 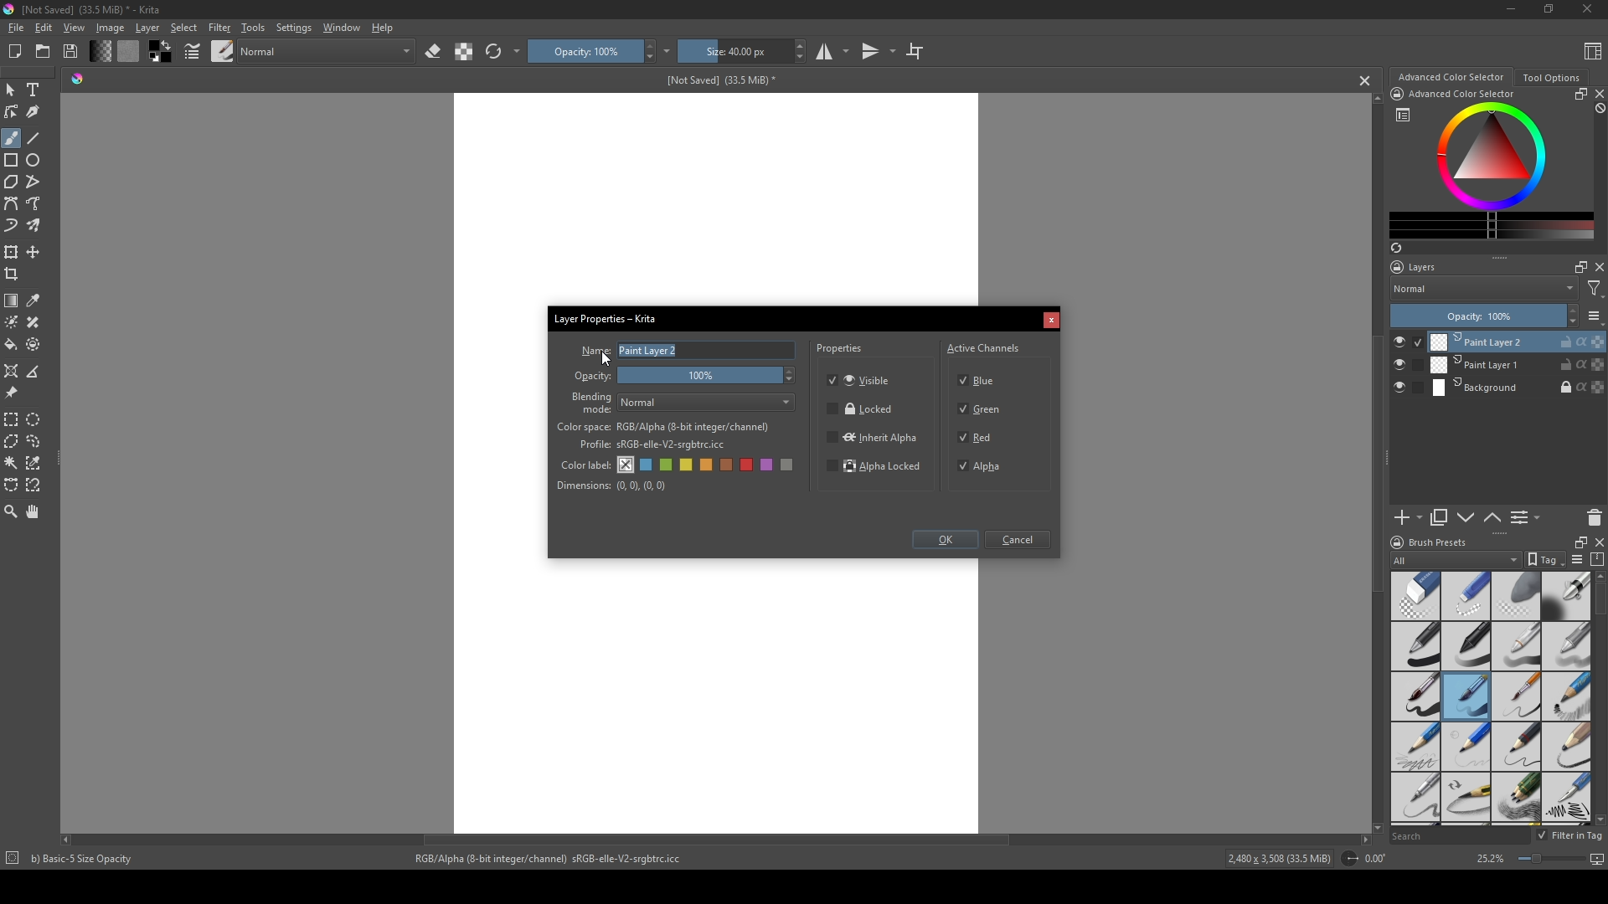 I want to click on zoom, so click(x=11, y=511).